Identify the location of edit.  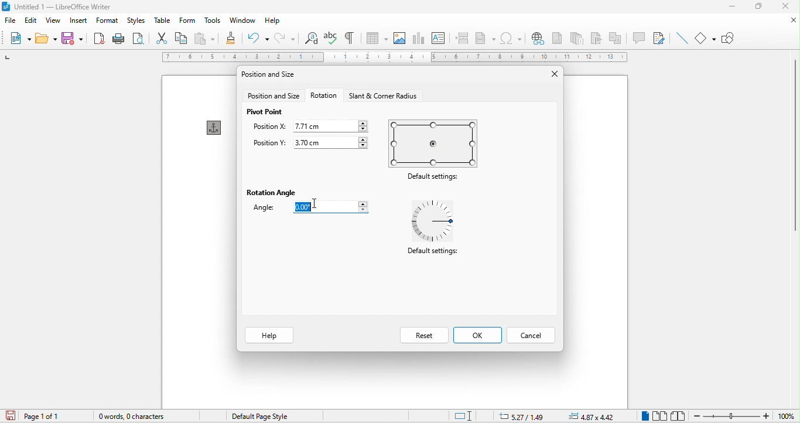
(32, 21).